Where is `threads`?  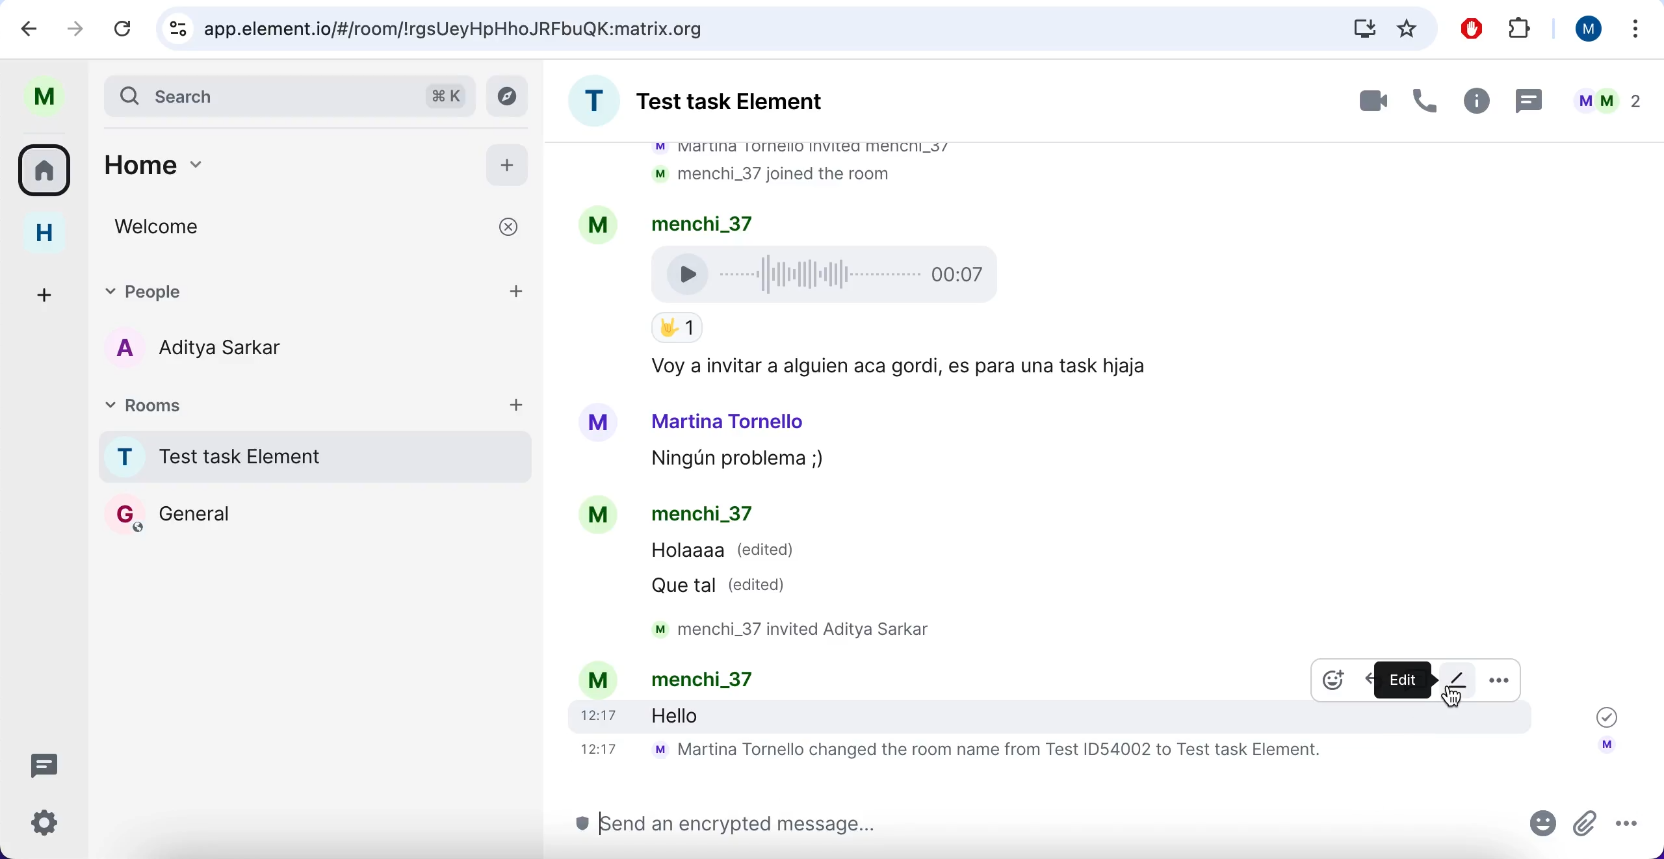
threads is located at coordinates (47, 762).